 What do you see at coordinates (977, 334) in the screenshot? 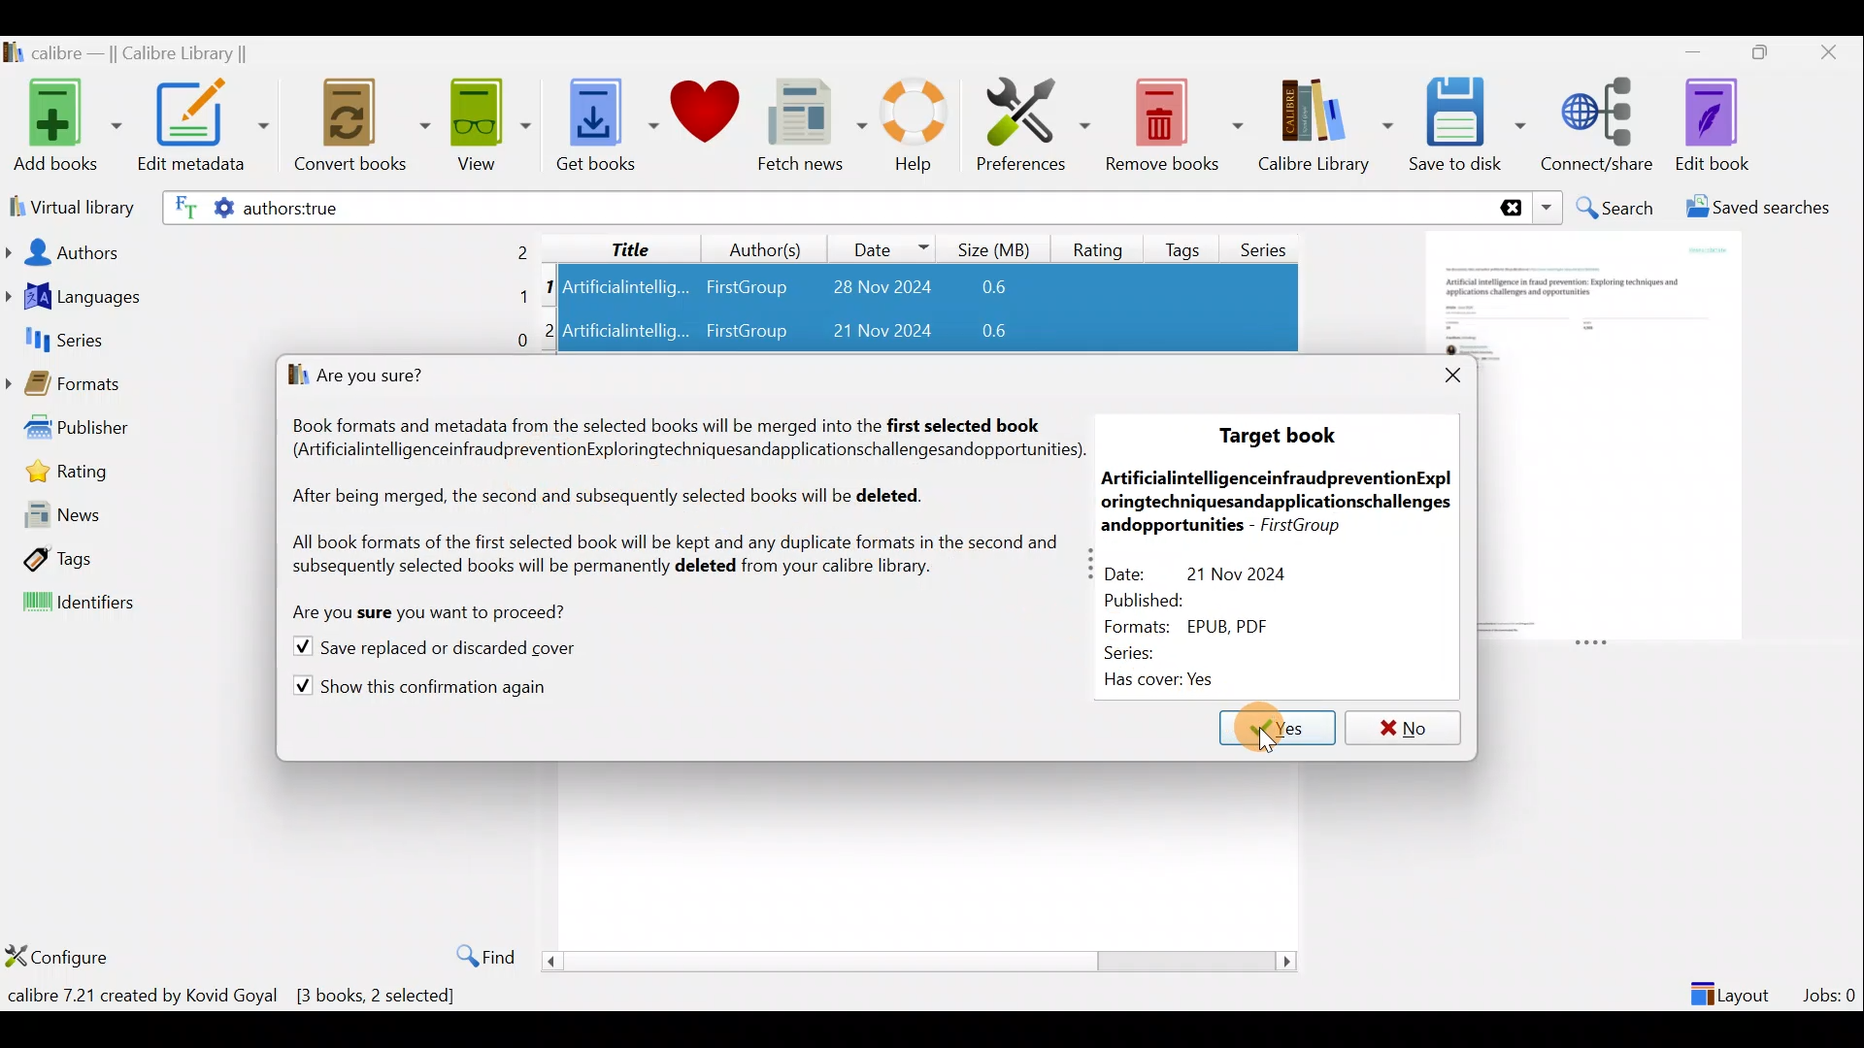
I see `0.6` at bounding box center [977, 334].